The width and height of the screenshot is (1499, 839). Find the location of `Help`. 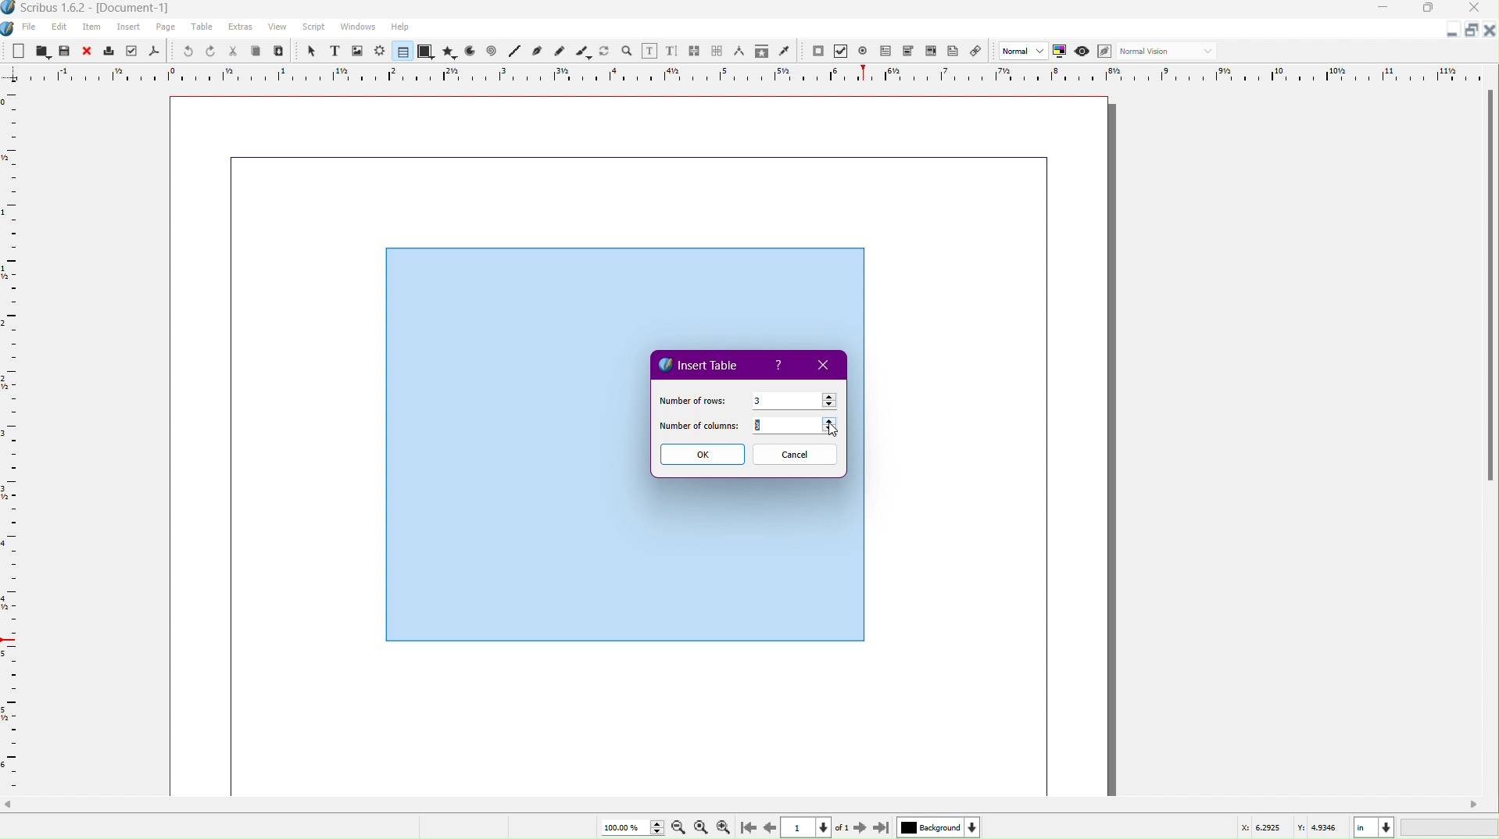

Help is located at coordinates (781, 366).